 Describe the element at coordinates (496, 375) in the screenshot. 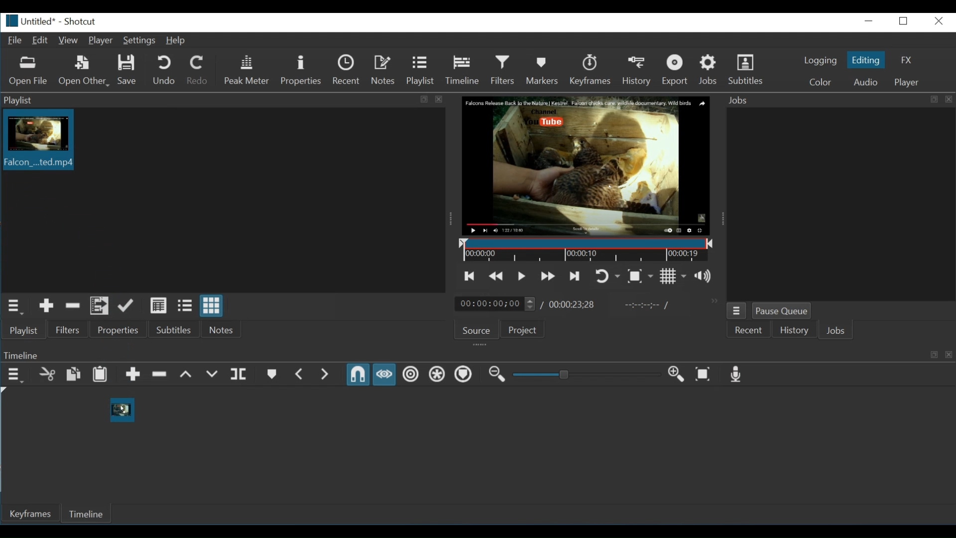

I see `Zoom timeline out` at that location.